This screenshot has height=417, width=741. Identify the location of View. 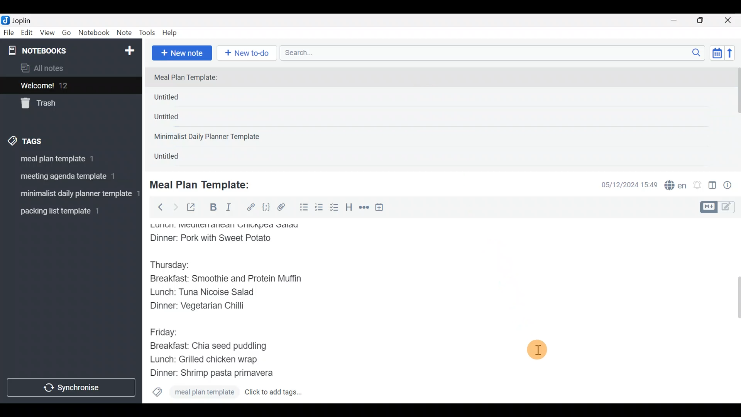
(47, 32).